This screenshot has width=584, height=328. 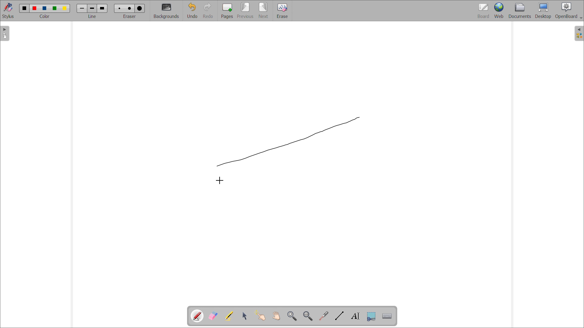 What do you see at coordinates (261, 316) in the screenshot?
I see `interact with items` at bounding box center [261, 316].